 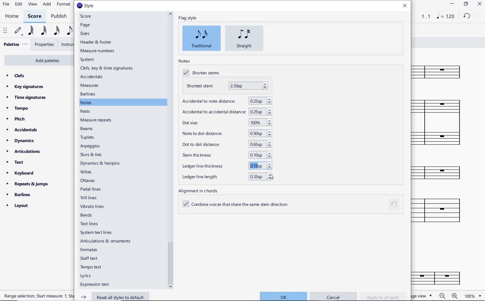 I want to click on dot size, so click(x=227, y=123).